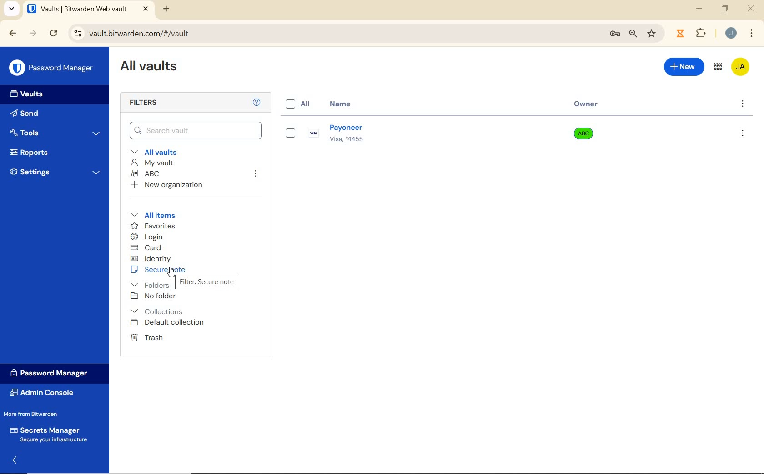  What do you see at coordinates (53, 374) in the screenshot?
I see `Password Manager` at bounding box center [53, 374].